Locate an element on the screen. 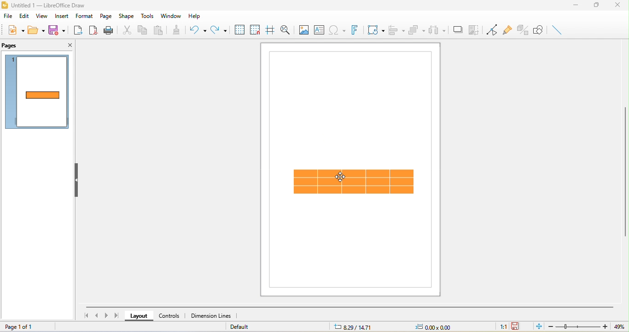 This screenshot has width=629, height=332. view is located at coordinates (42, 17).